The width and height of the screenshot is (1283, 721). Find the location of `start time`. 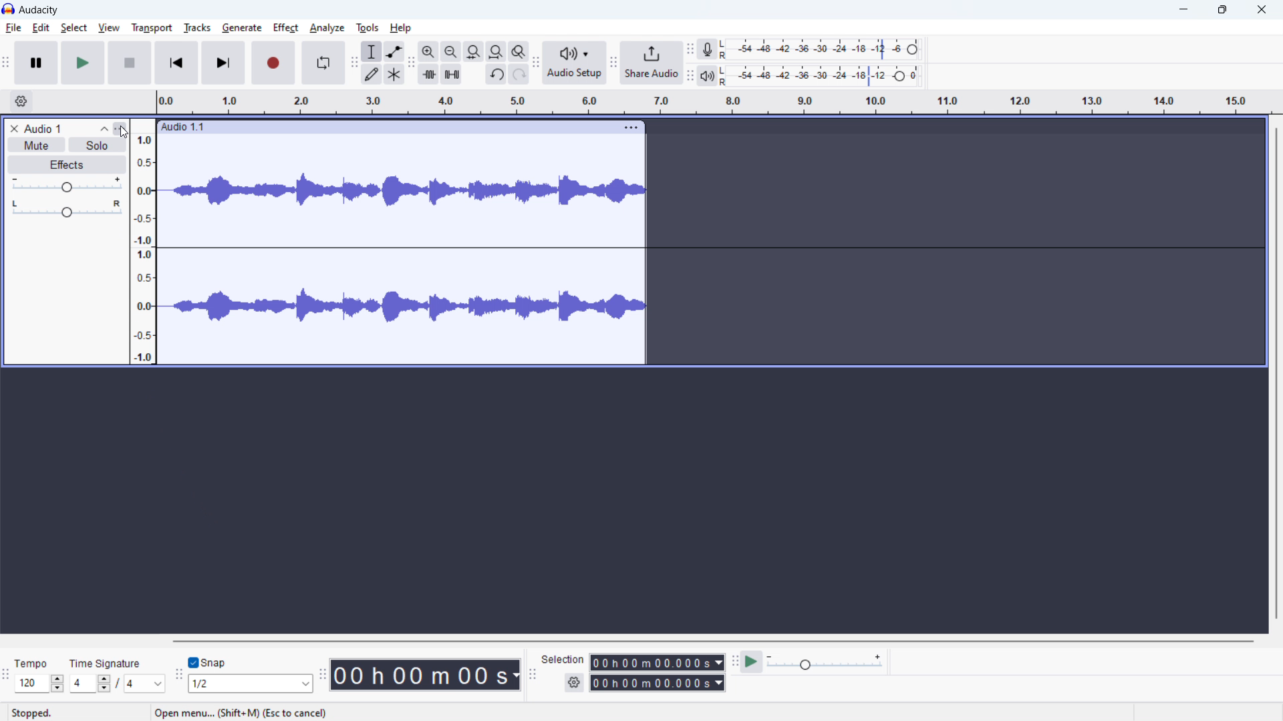

start time is located at coordinates (658, 663).